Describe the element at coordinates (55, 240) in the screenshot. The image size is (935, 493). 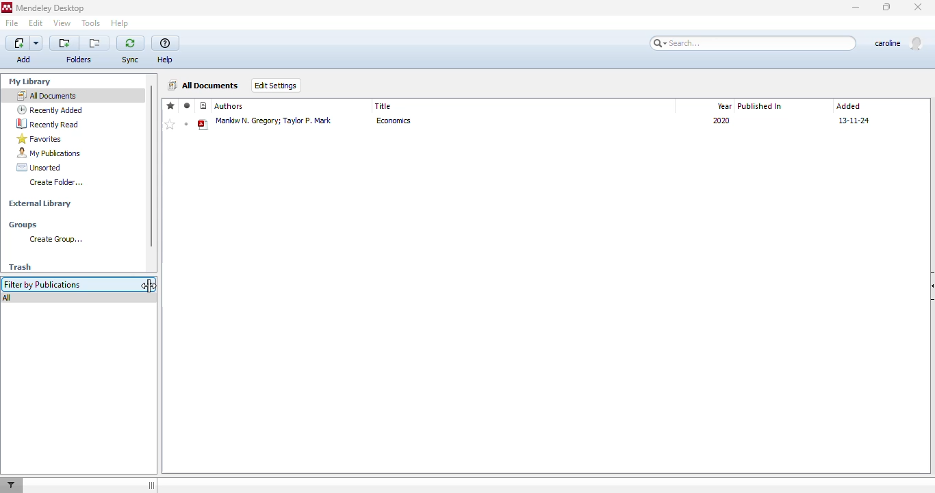
I see `create group` at that location.